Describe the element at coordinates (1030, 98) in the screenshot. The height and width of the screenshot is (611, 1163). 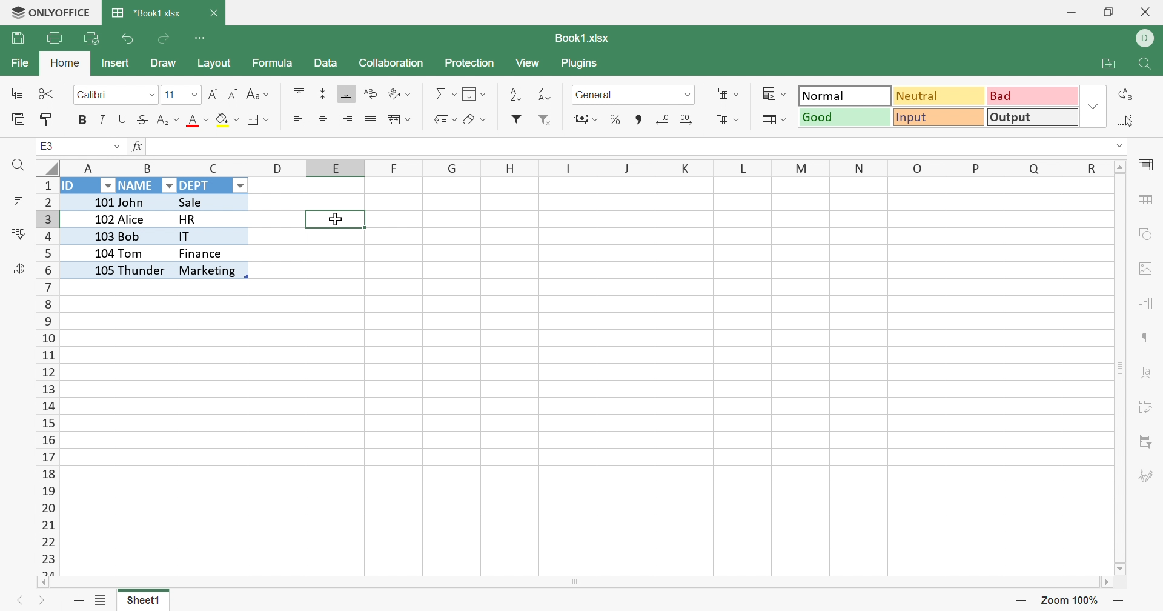
I see `Bad` at that location.